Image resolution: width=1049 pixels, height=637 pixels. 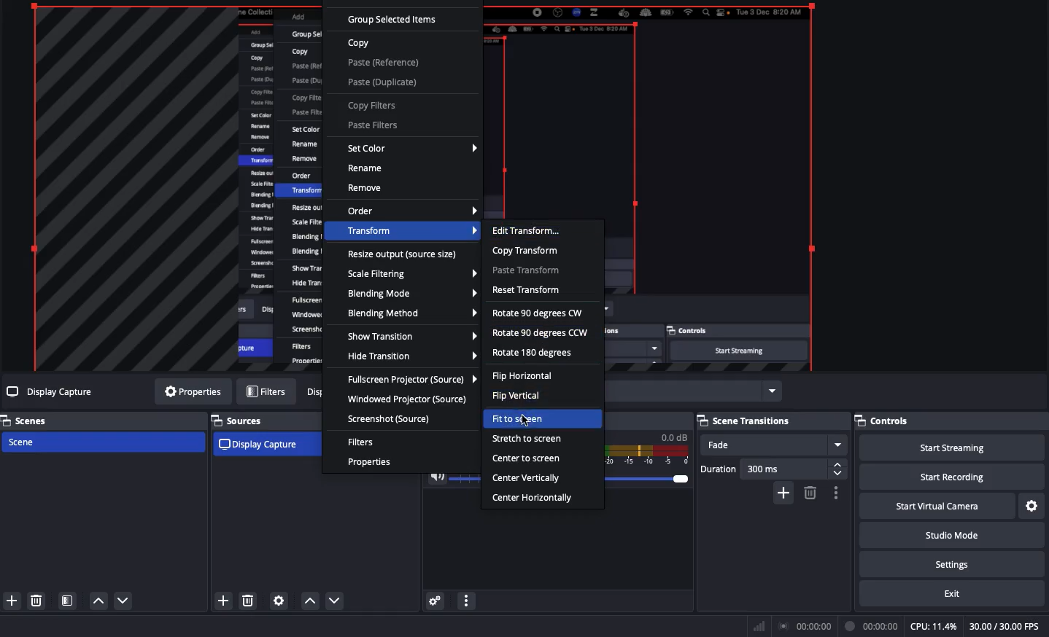 I want to click on delete, so click(x=248, y=599).